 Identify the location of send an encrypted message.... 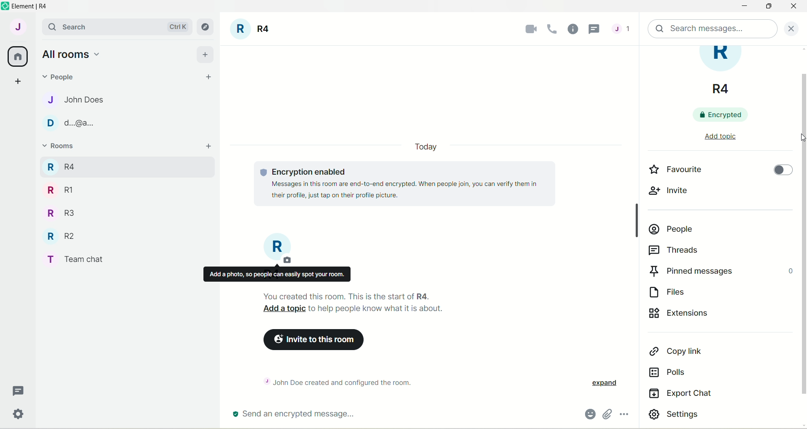
(305, 413).